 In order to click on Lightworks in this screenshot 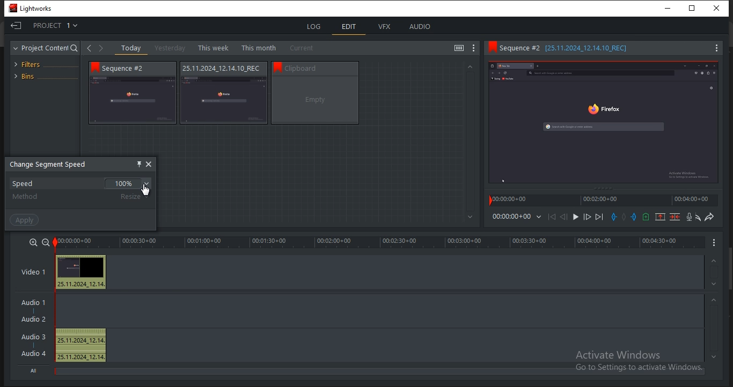, I will do `click(33, 8)`.